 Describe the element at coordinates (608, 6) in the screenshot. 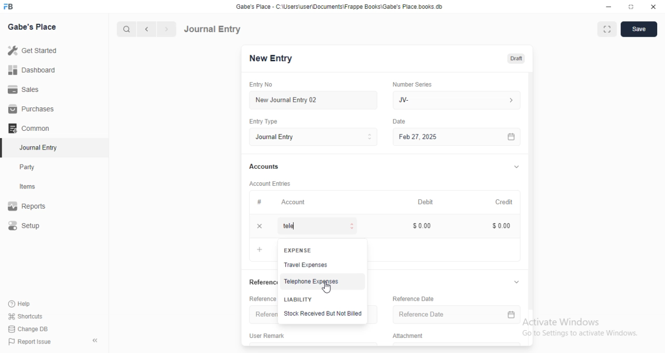

I see `Minimize` at that location.